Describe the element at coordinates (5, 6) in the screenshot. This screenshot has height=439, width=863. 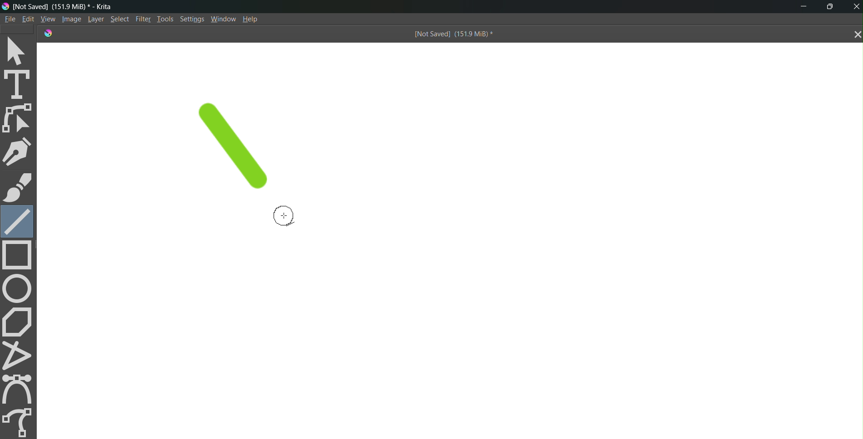
I see `logo` at that location.